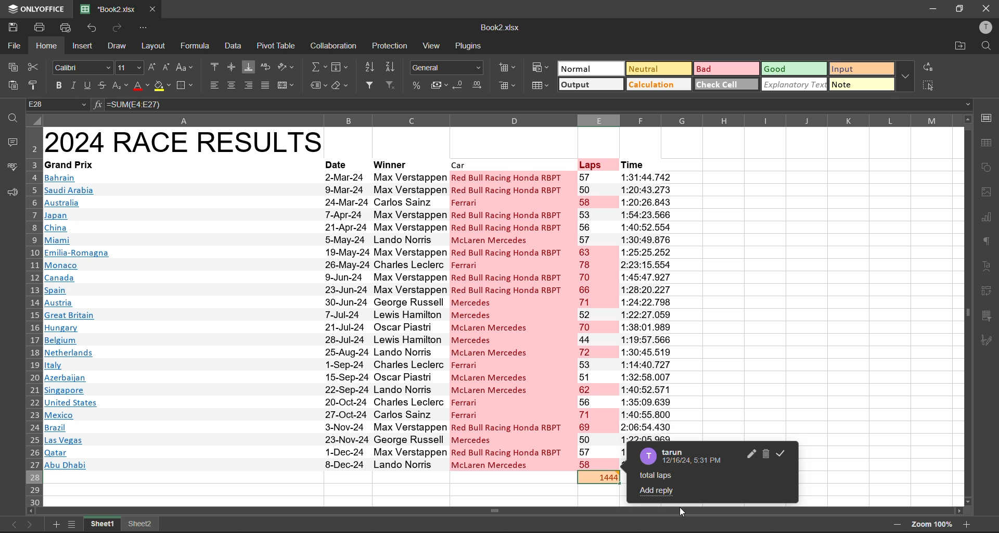  Describe the element at coordinates (121, 86) in the screenshot. I see `sub/superscript` at that location.